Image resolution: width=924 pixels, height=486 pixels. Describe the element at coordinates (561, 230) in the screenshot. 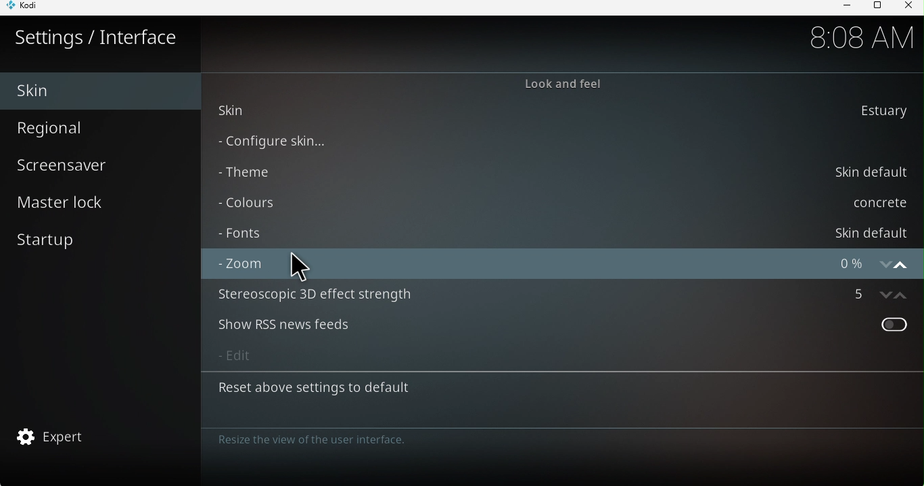

I see `Fonts` at that location.